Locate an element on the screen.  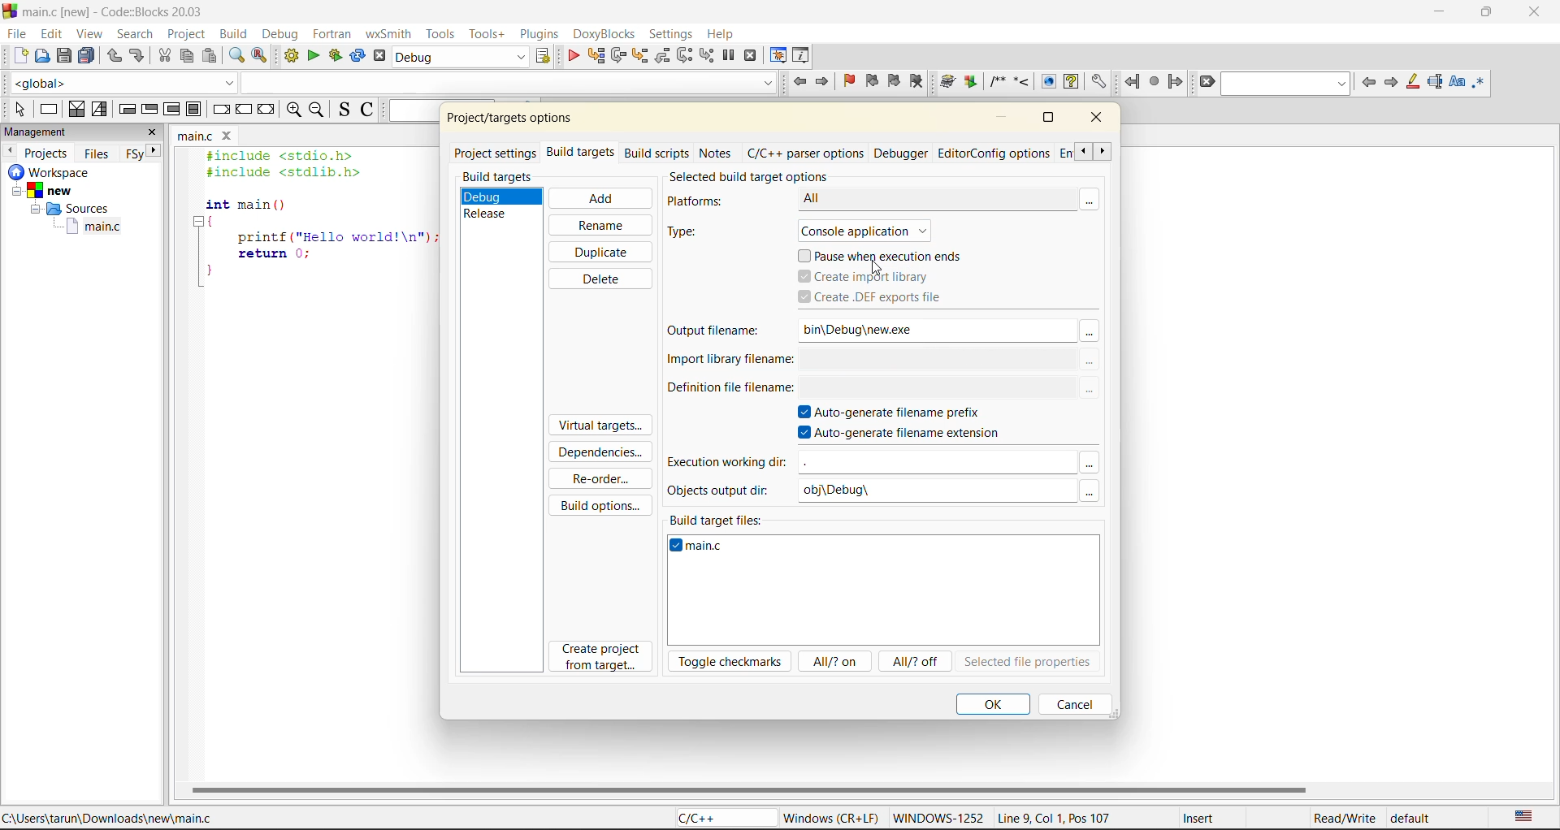
C/C++ is located at coordinates (717, 818).